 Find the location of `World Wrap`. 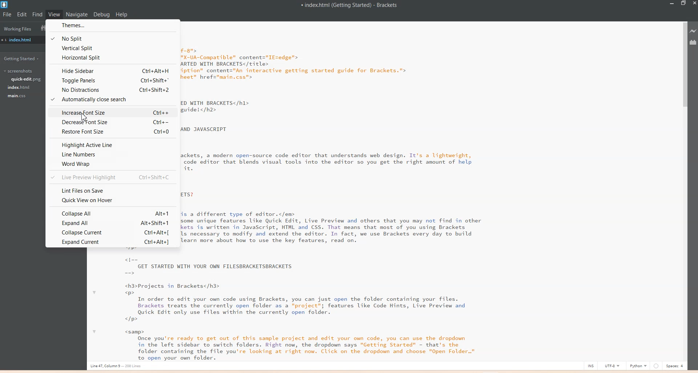

World Wrap is located at coordinates (113, 164).